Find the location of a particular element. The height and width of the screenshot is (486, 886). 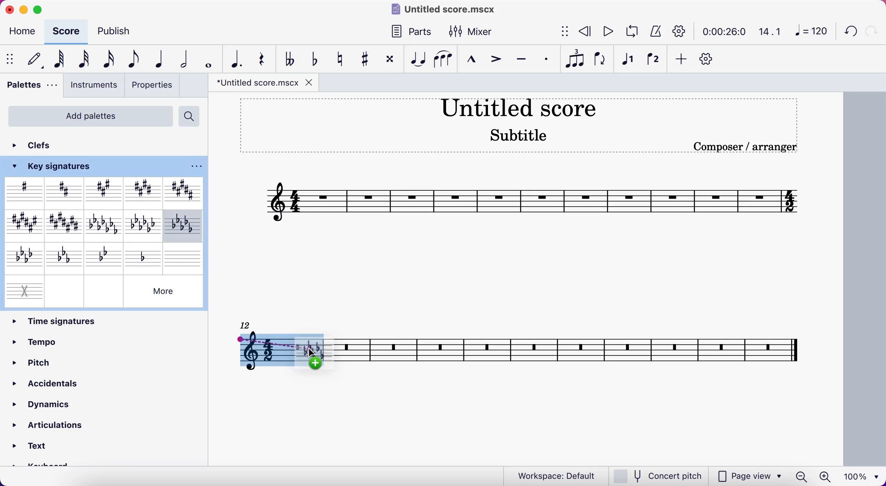

playback settings is located at coordinates (677, 32).